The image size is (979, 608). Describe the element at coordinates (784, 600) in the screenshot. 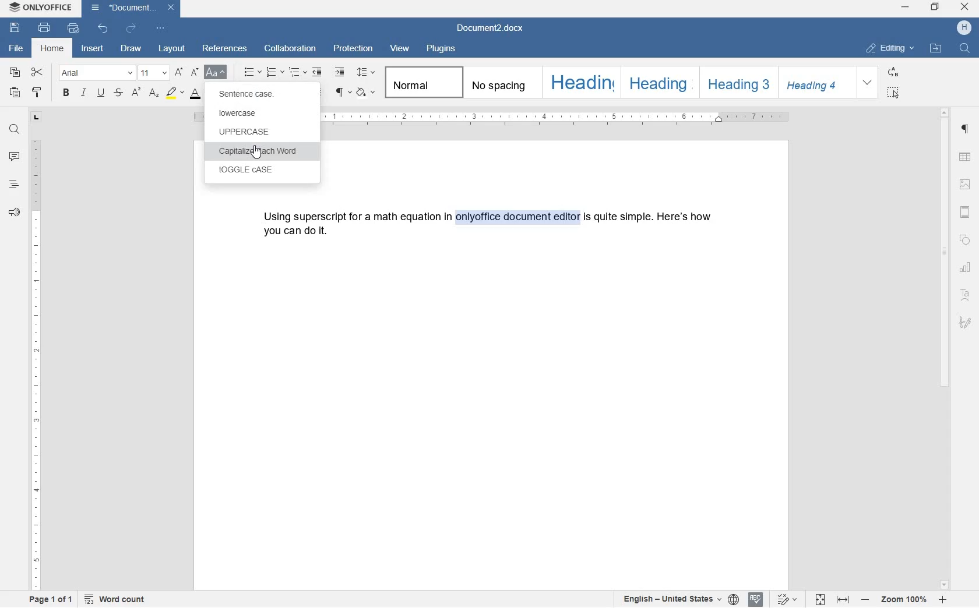

I see `track changes` at that location.